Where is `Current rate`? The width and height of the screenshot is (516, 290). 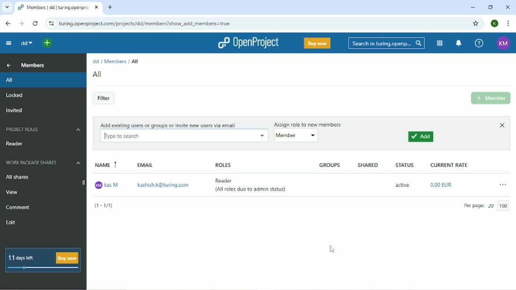 Current rate is located at coordinates (450, 164).